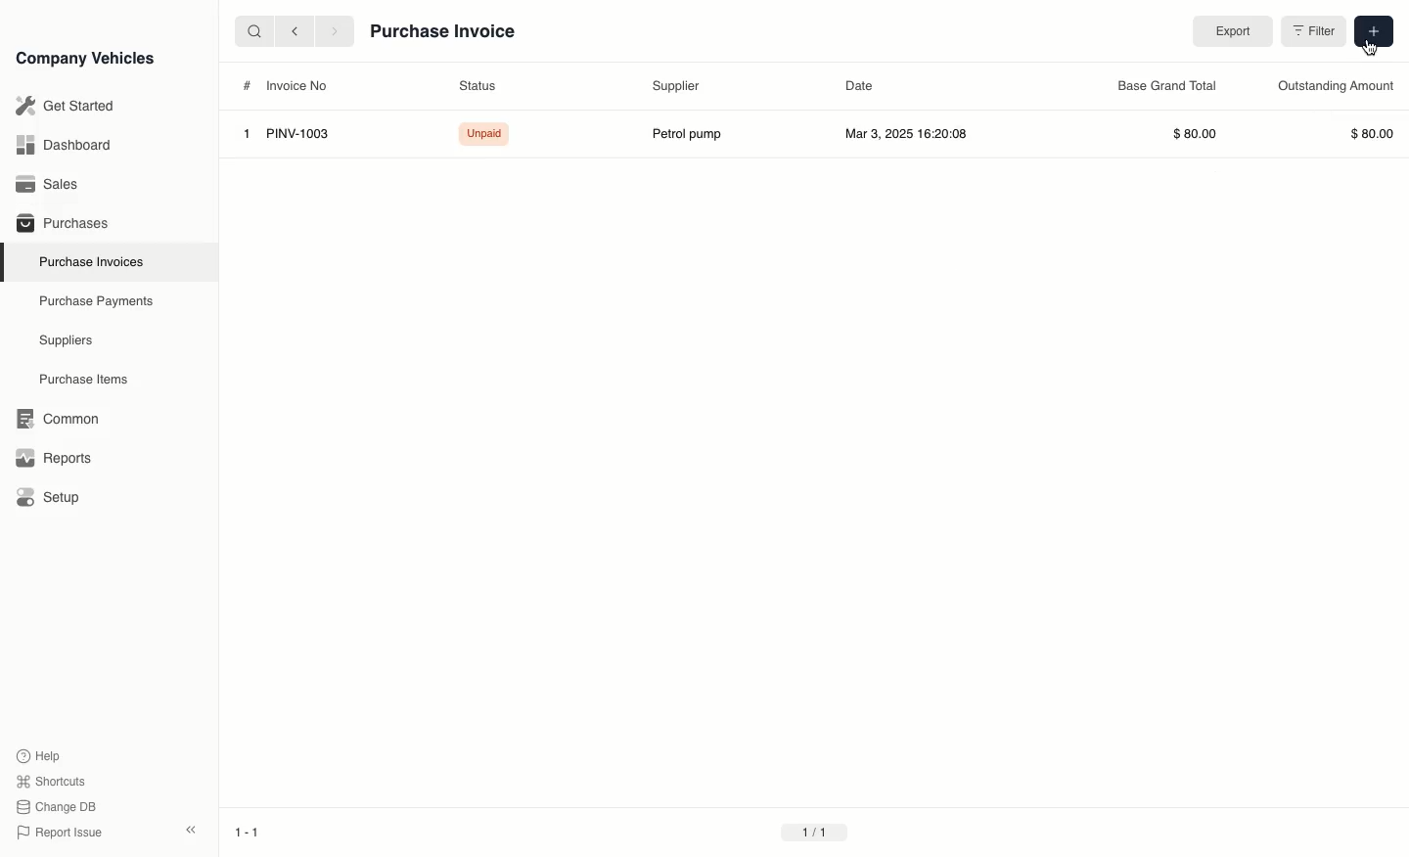  I want to click on Sales, so click(48, 184).